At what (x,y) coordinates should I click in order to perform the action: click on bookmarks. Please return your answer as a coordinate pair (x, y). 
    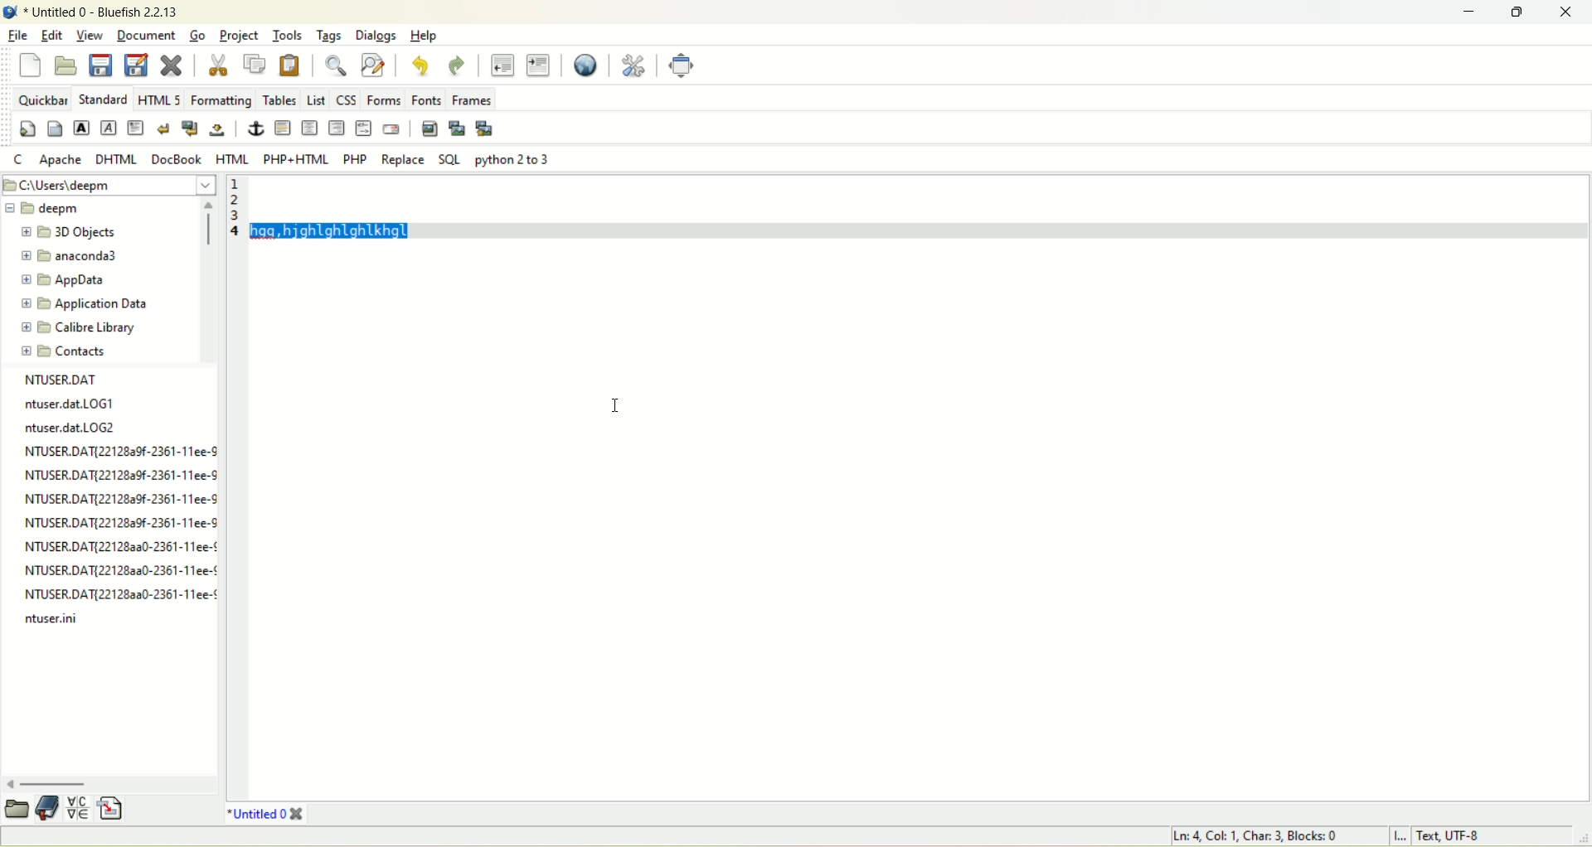
    Looking at the image, I should click on (48, 811).